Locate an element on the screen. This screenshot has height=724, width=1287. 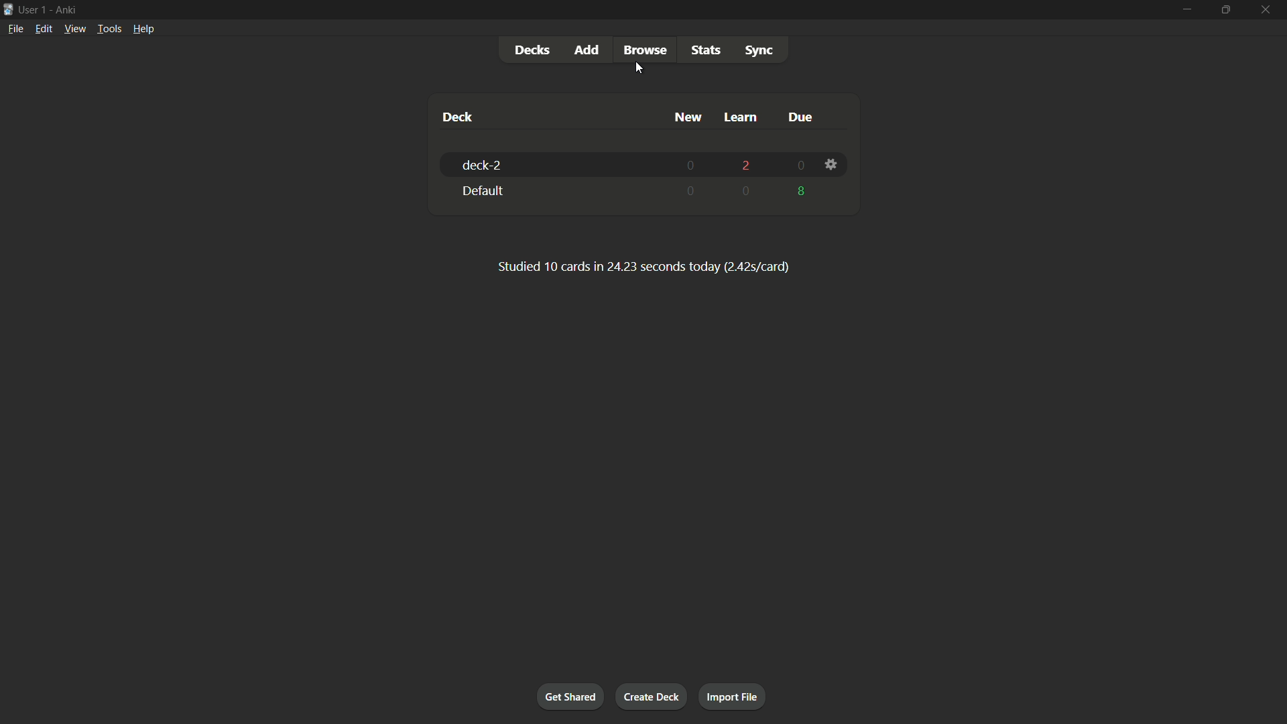
Settings is located at coordinates (831, 166).